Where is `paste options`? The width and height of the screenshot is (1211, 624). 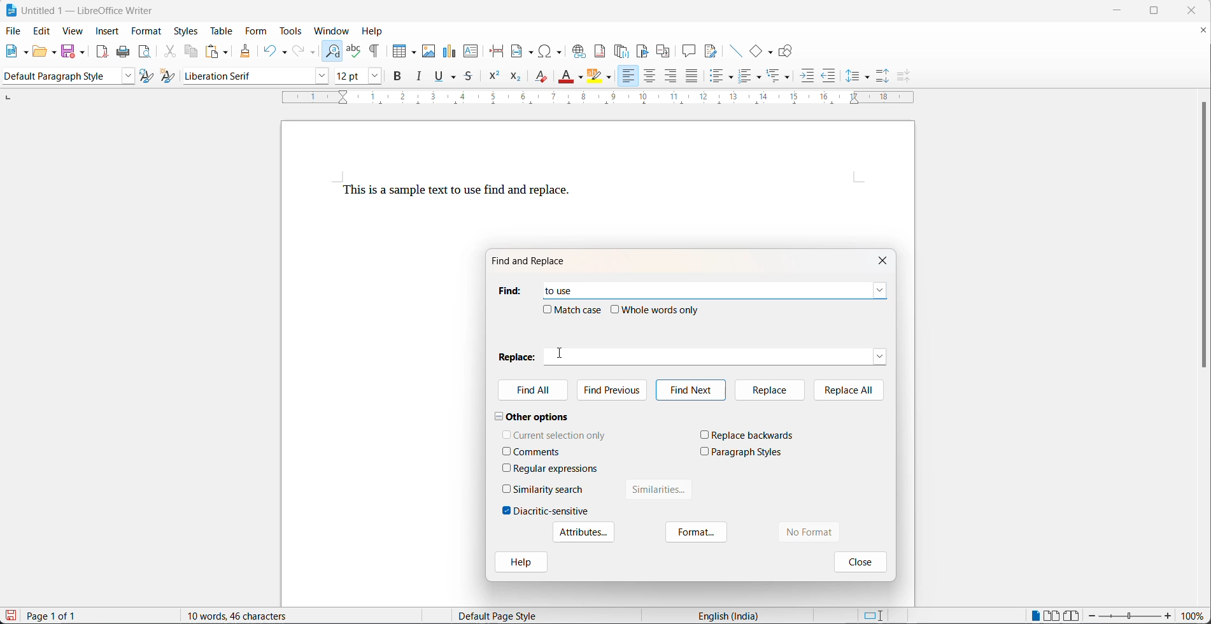
paste options is located at coordinates (227, 51).